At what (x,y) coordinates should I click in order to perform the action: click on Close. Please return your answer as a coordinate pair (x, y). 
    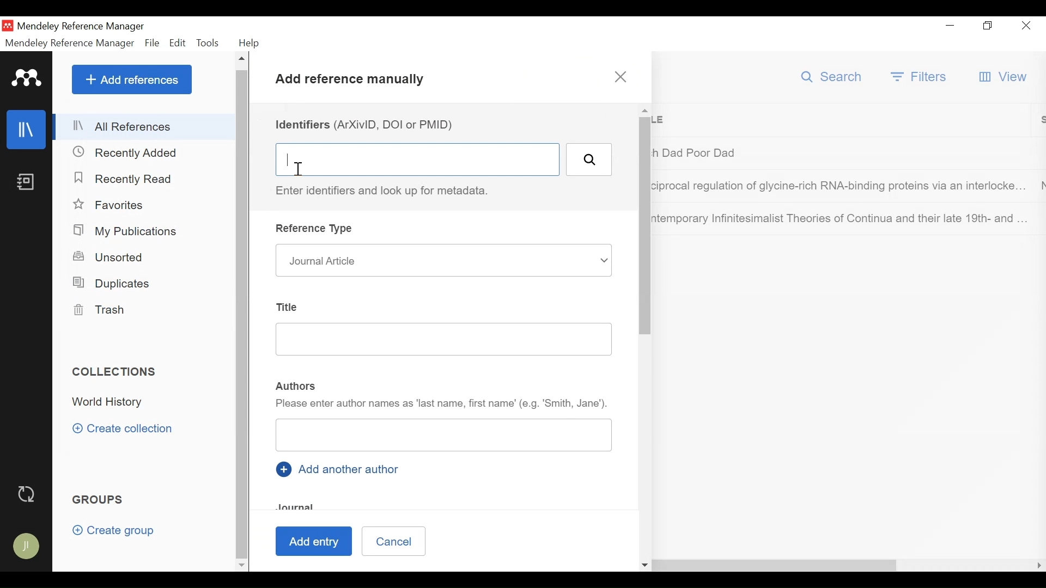
    Looking at the image, I should click on (1026, 27).